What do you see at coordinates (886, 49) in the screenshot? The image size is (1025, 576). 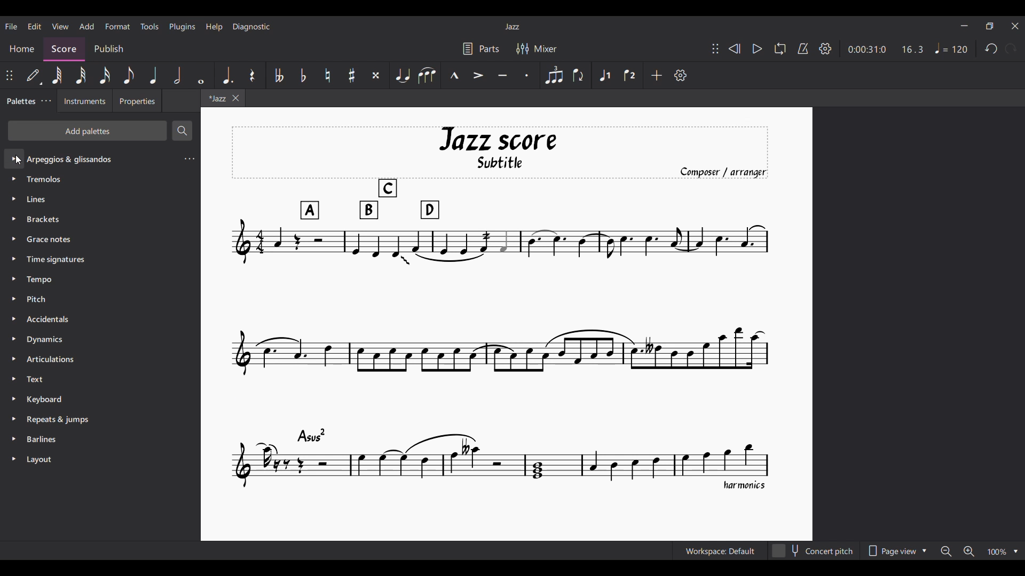 I see `Duration and ratio` at bounding box center [886, 49].